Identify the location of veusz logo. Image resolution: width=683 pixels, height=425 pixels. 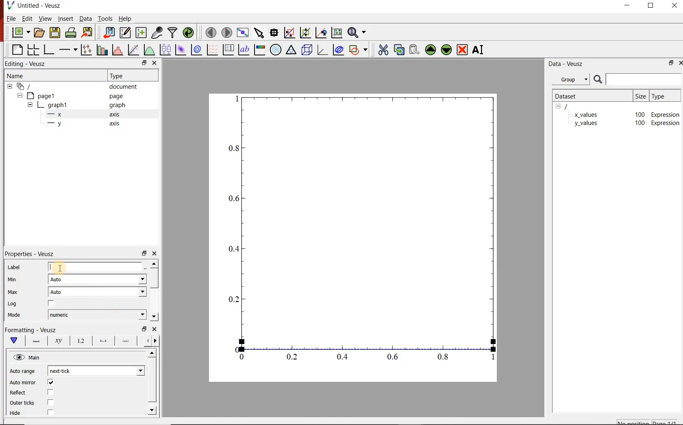
(8, 5).